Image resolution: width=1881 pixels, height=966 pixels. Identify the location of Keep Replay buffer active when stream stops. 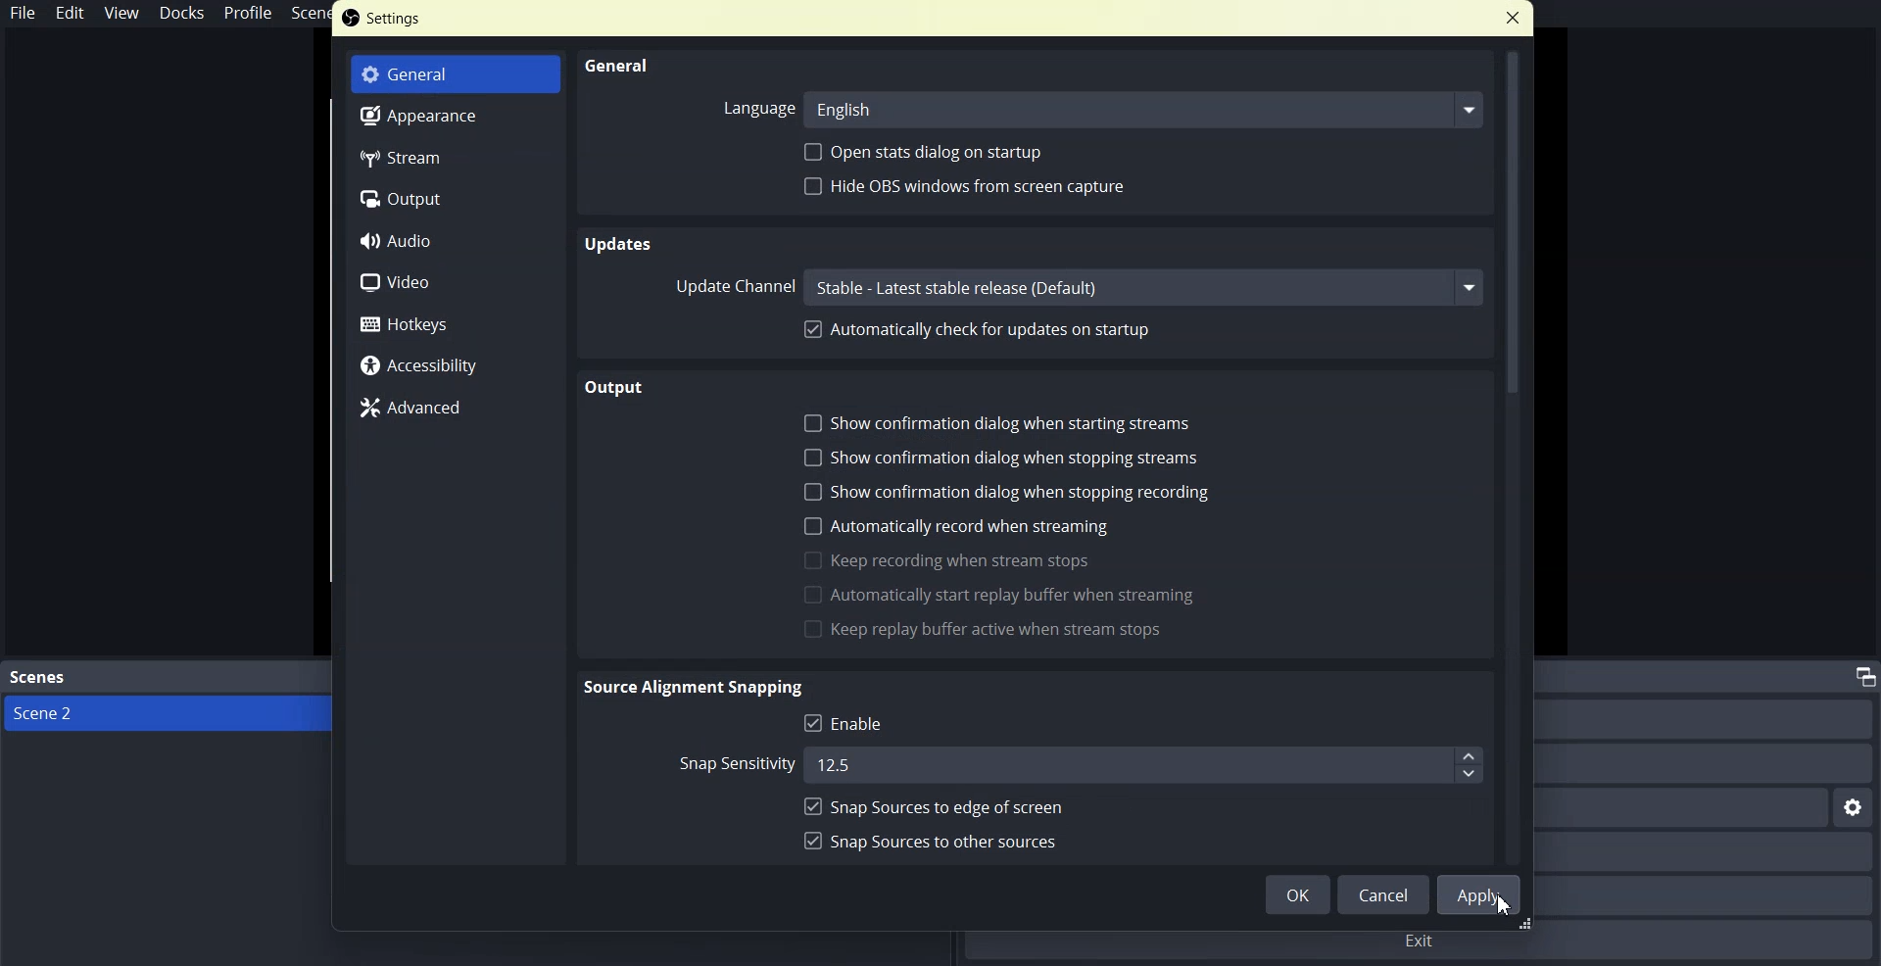
(981, 631).